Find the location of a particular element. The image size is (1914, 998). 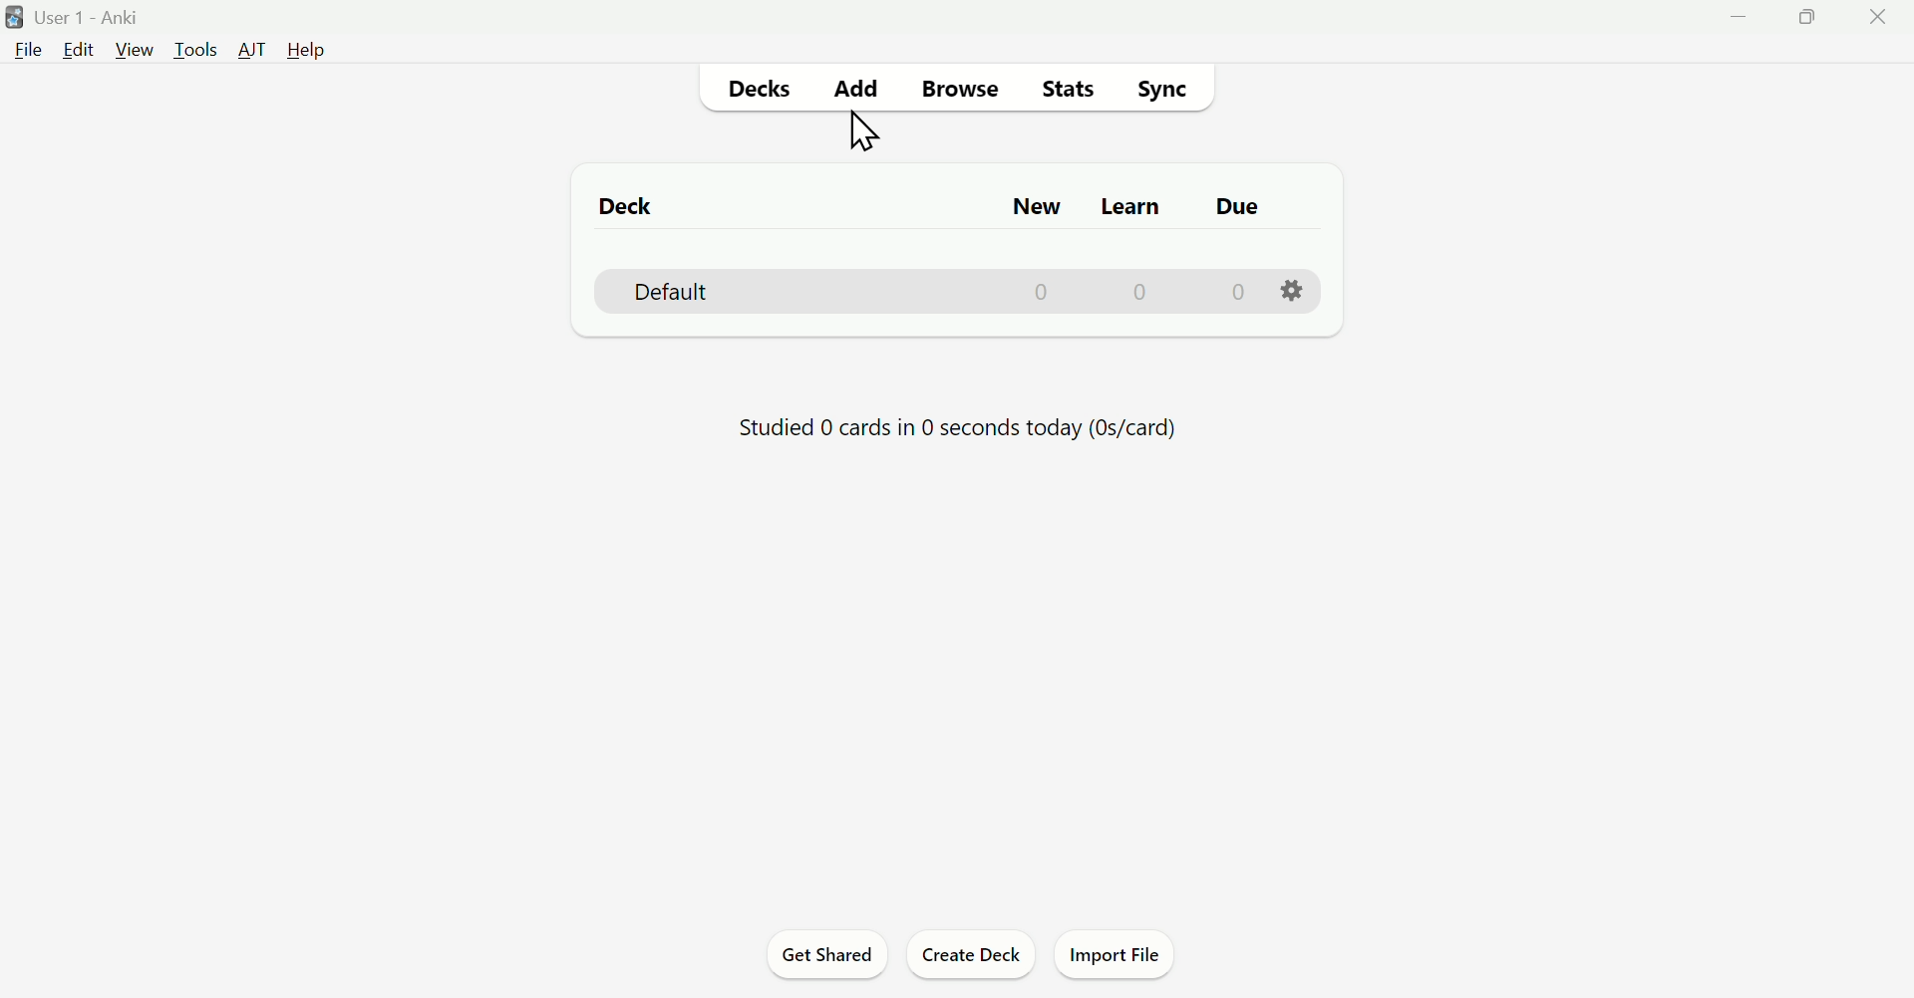

Decks is located at coordinates (760, 86).